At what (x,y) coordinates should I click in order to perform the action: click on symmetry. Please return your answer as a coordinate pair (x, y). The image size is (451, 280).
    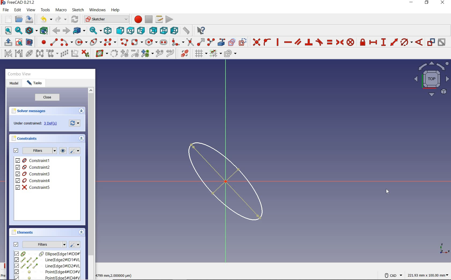
    Looking at the image, I should click on (40, 53).